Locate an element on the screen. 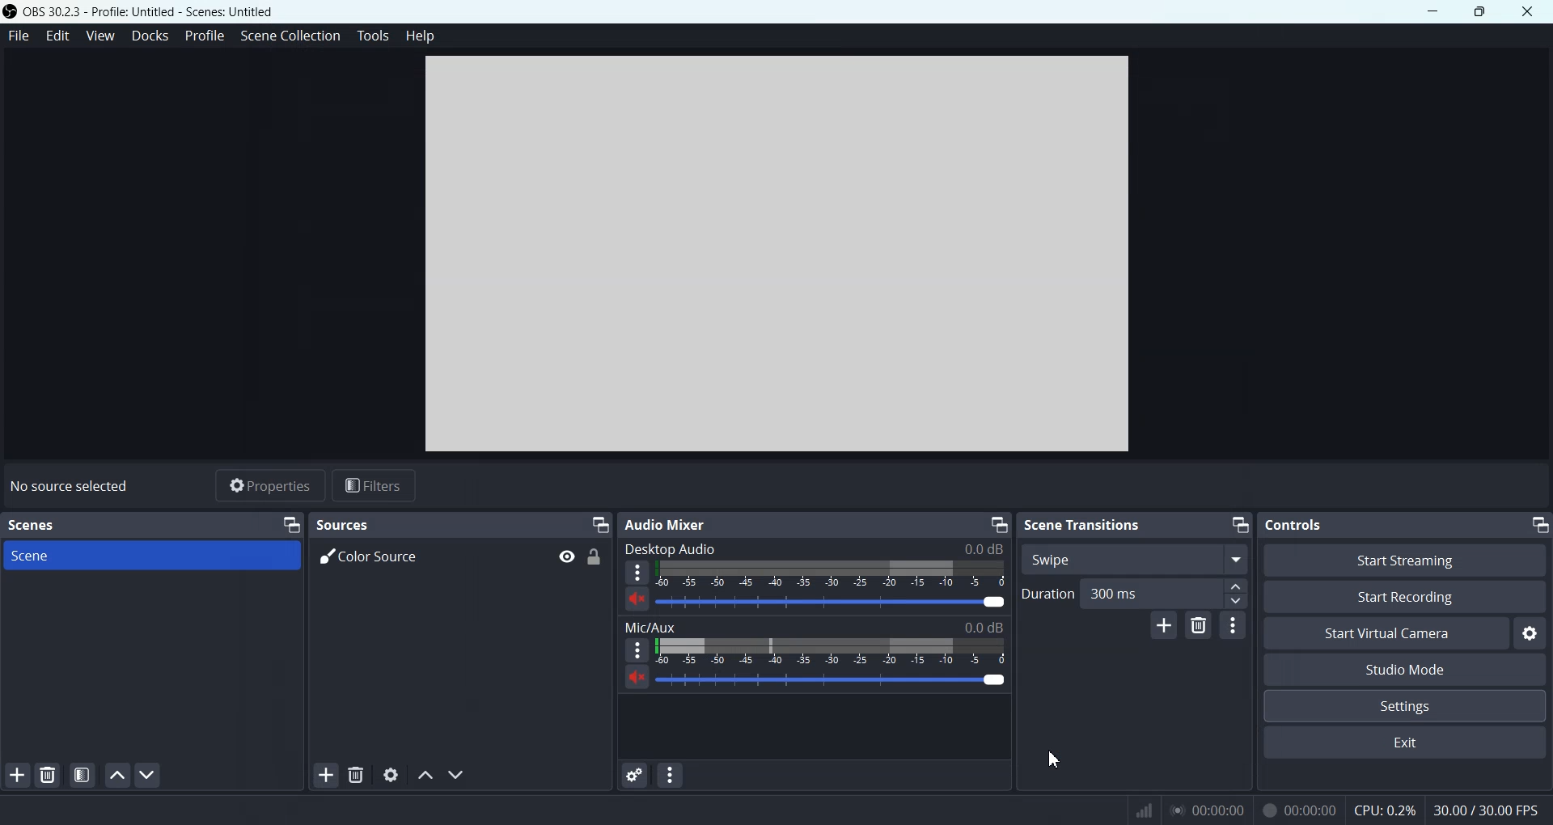 The width and height of the screenshot is (1553, 825). Remove Selected scene is located at coordinates (356, 775).